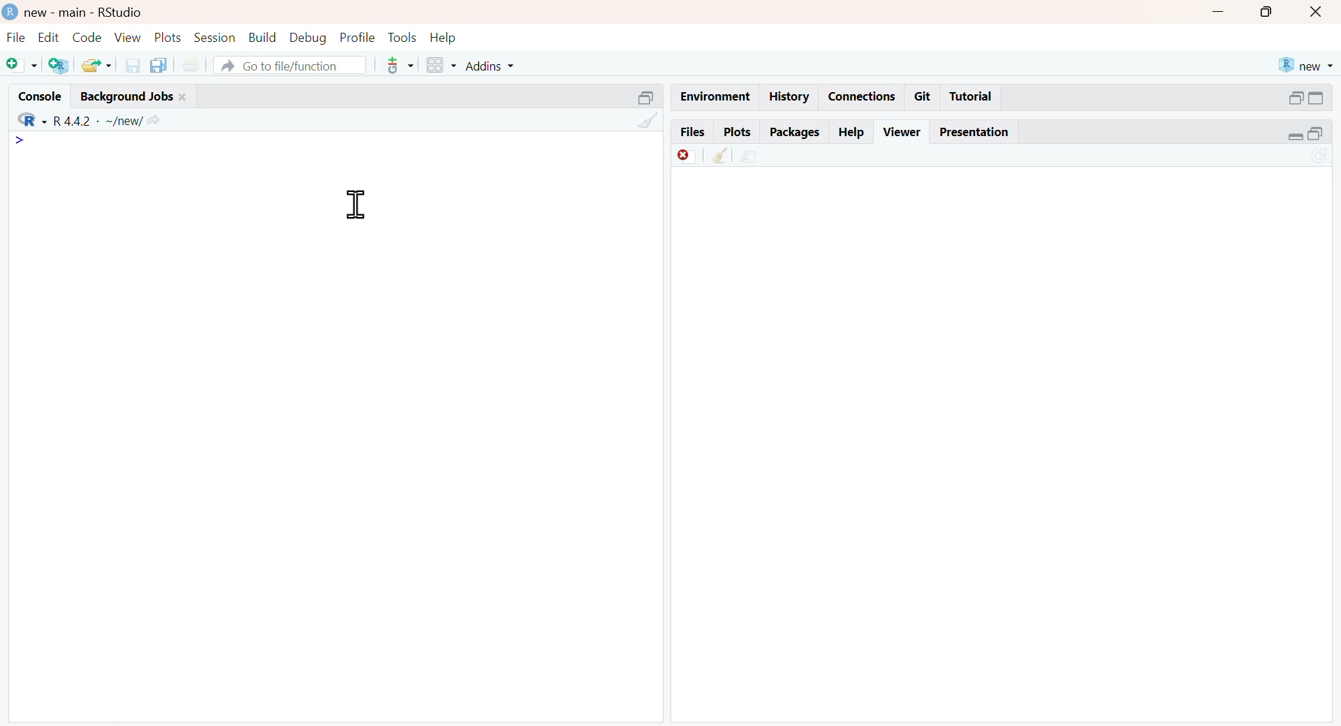  Describe the element at coordinates (923, 96) in the screenshot. I see `Git` at that location.